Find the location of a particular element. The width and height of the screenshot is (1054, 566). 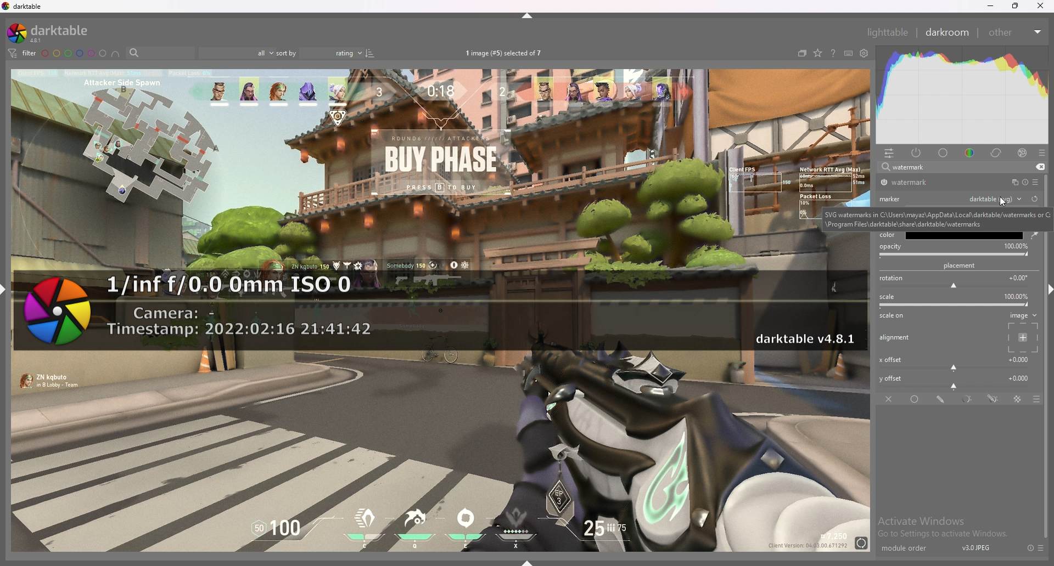

multiple instances action is located at coordinates (1012, 183).